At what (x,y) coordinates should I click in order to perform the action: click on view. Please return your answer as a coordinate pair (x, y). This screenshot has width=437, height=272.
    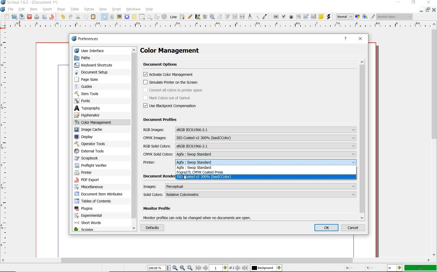
    Looking at the image, I should click on (103, 9).